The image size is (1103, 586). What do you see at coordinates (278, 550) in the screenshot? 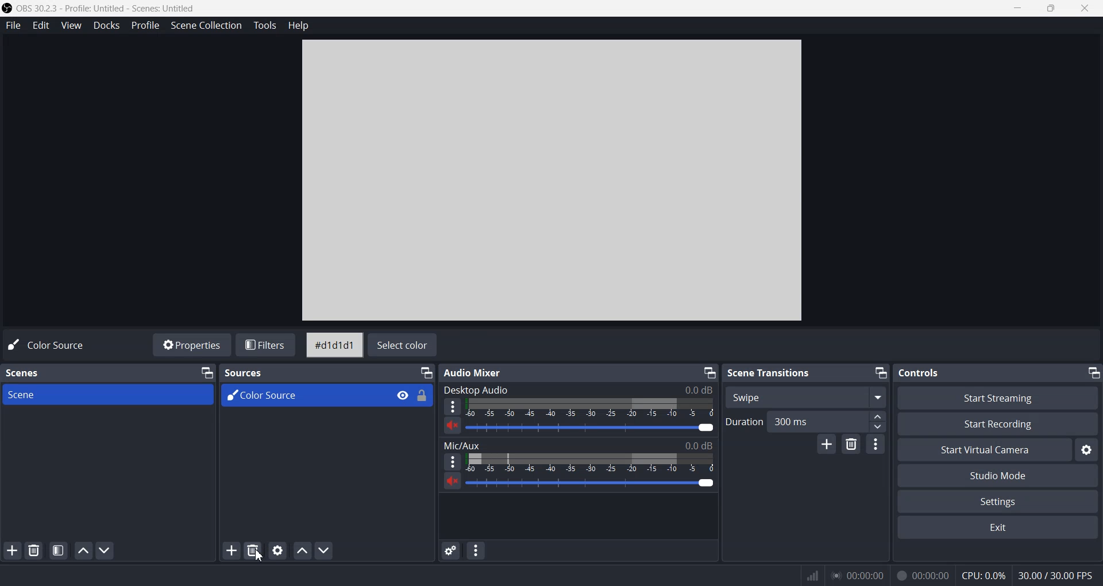
I see `Open source Properties` at bounding box center [278, 550].